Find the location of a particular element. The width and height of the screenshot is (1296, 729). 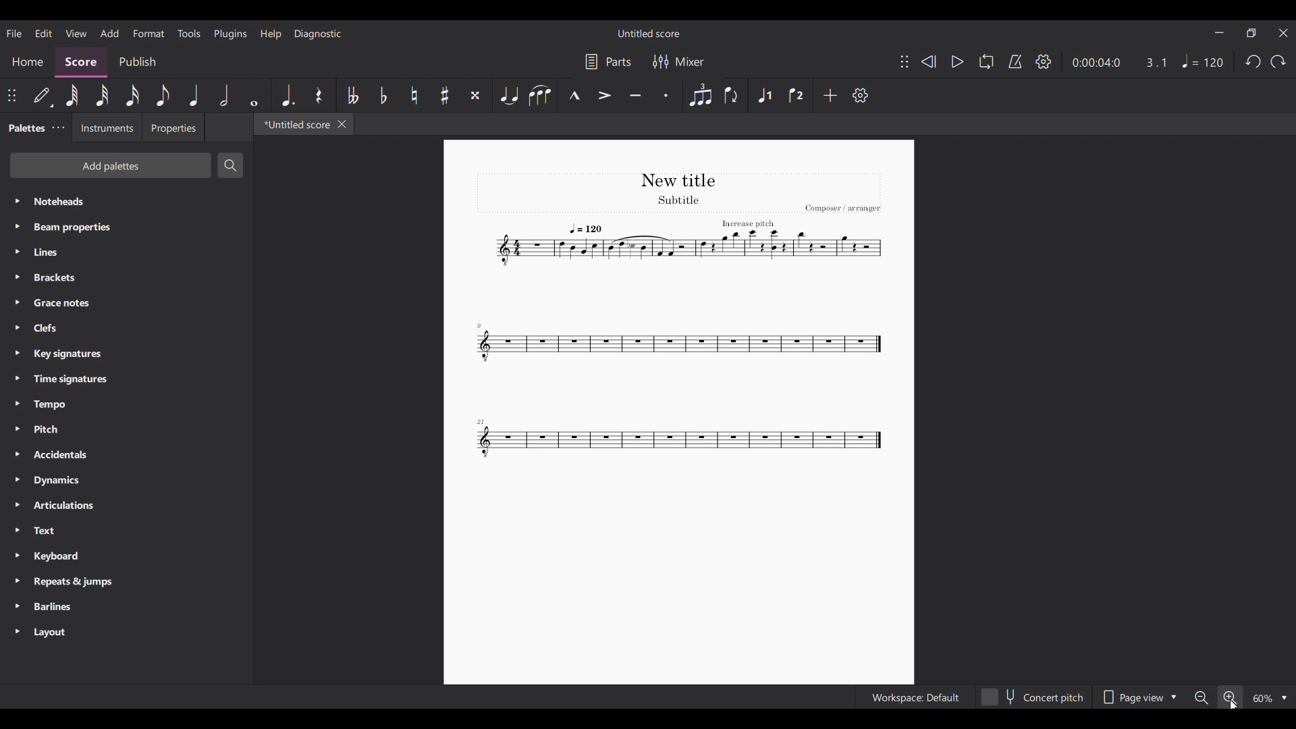

Clefs is located at coordinates (126, 328).